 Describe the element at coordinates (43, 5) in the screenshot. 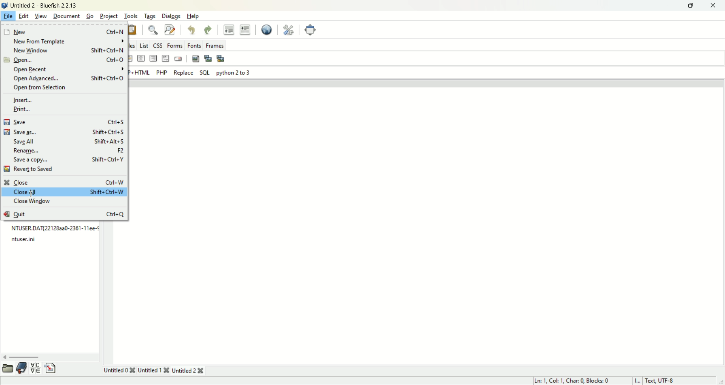

I see `untitled2-Bluefish 2.2.13` at that location.